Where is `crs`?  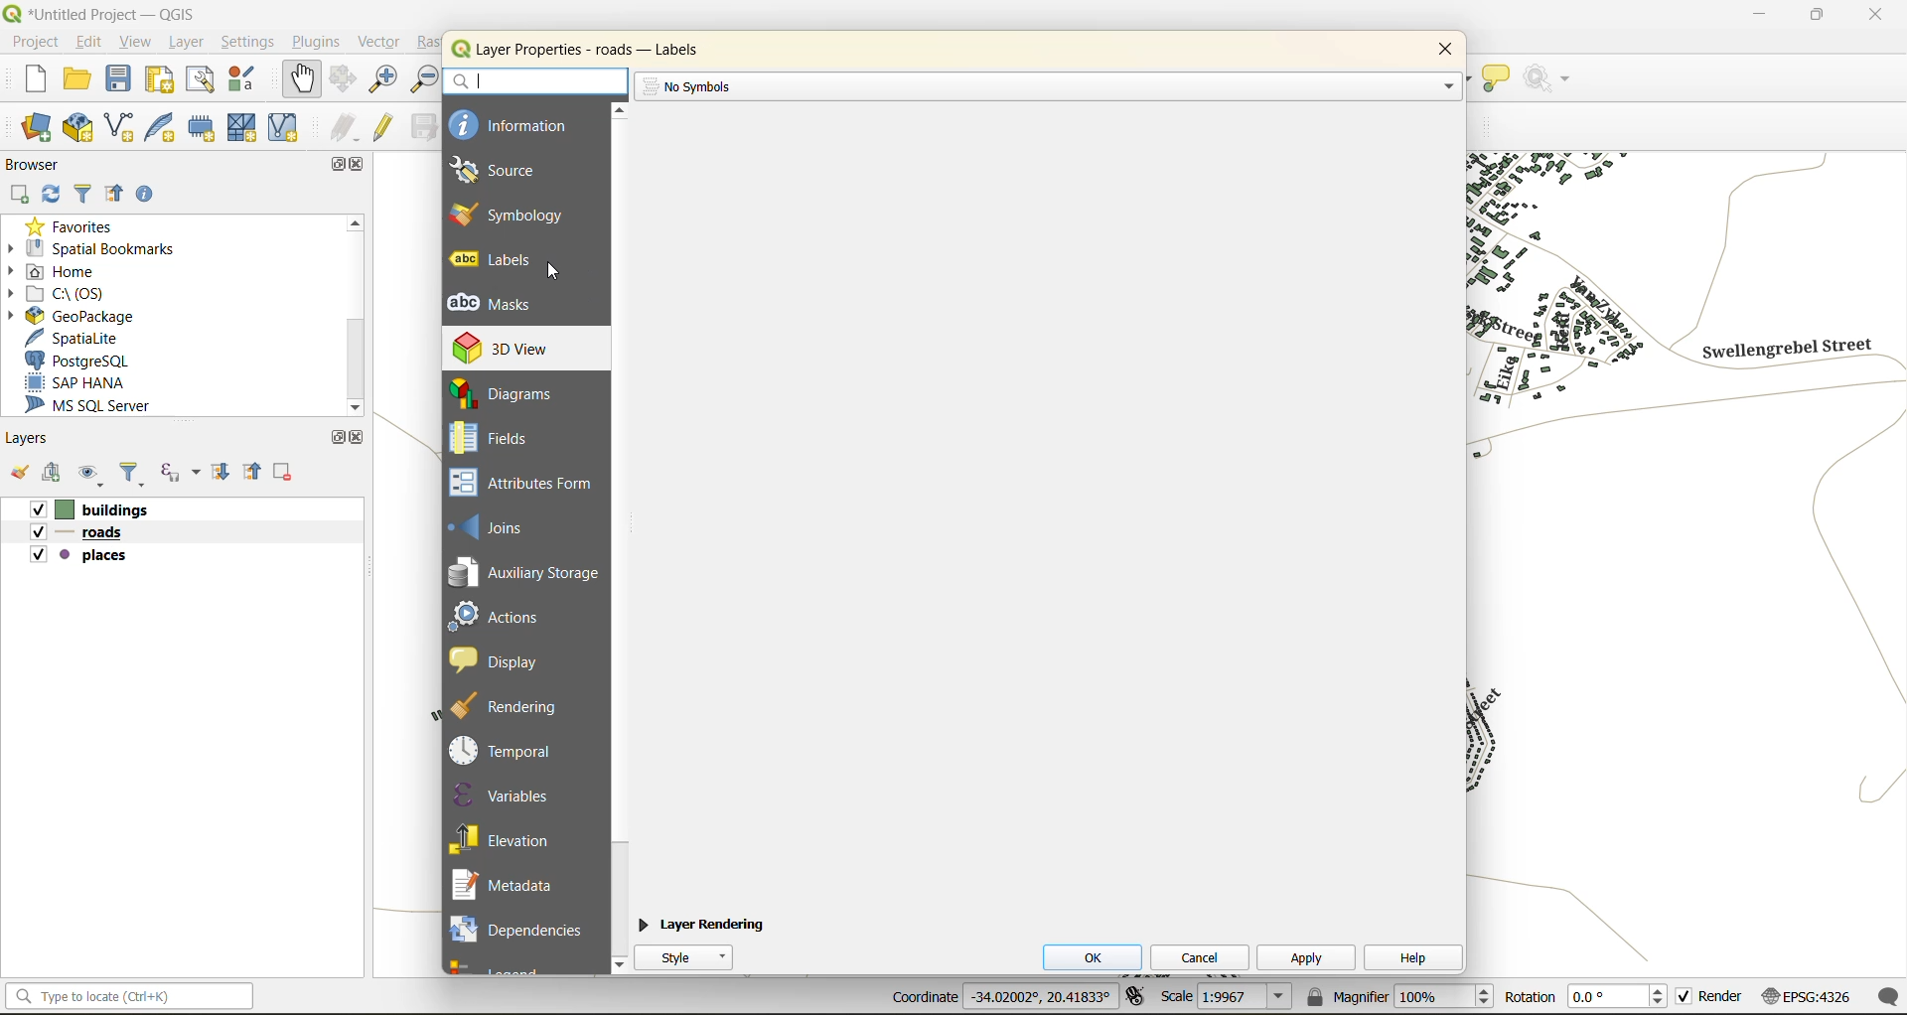 crs is located at coordinates (1805, 992).